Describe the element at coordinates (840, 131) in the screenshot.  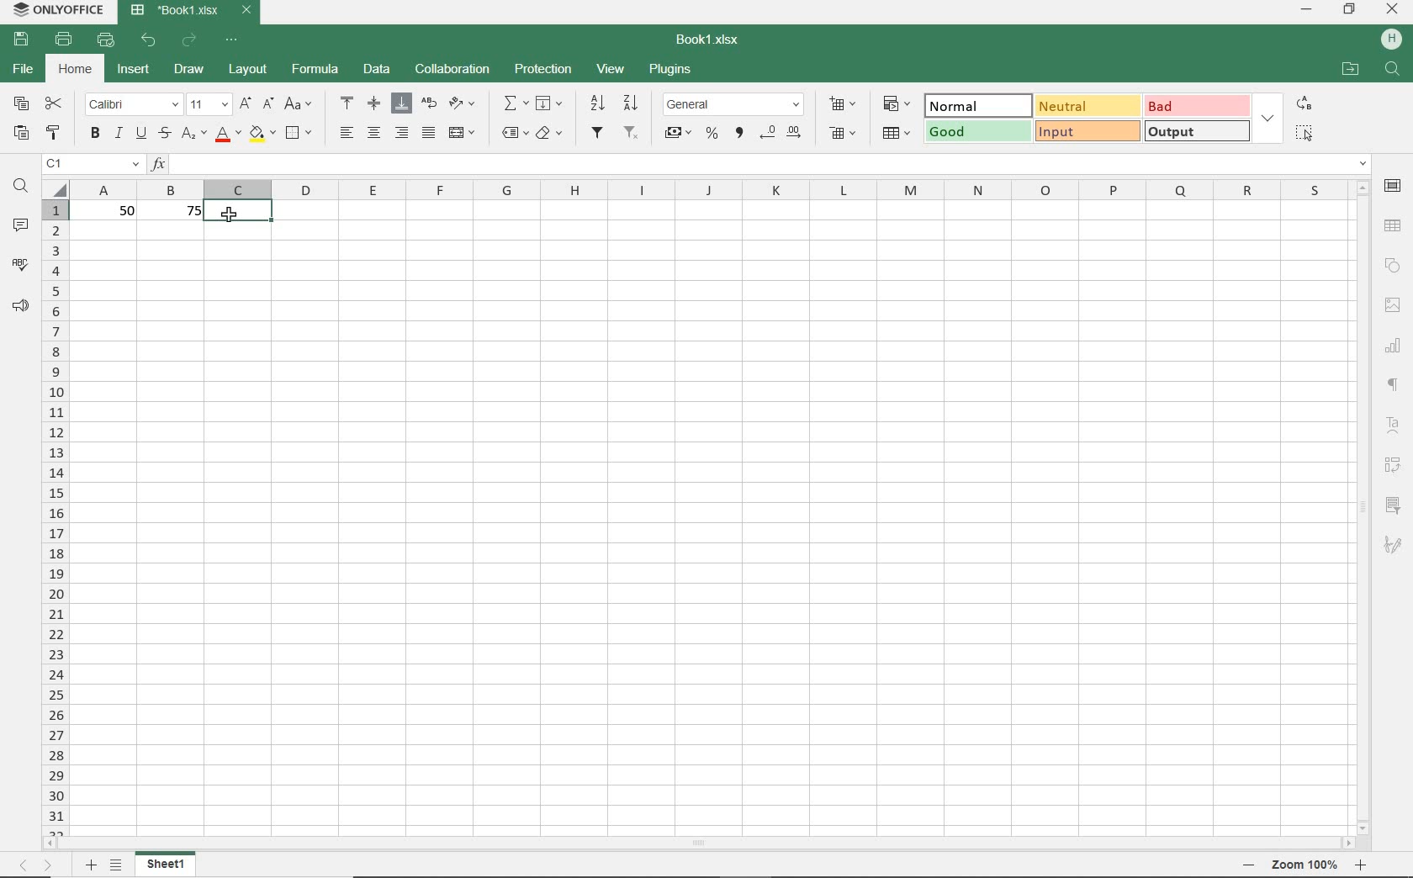
I see `delete cells` at that location.